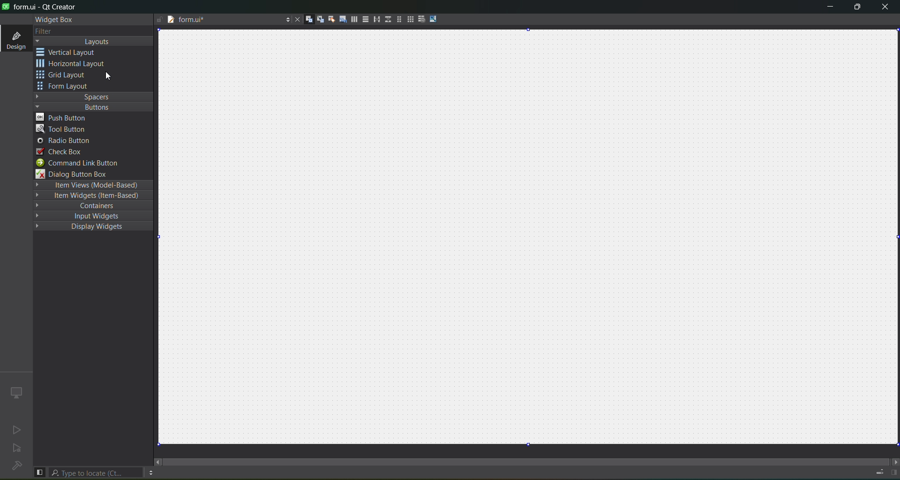 Image resolution: width=900 pixels, height=480 pixels. What do you see at coordinates (320, 21) in the screenshot?
I see `edit signals` at bounding box center [320, 21].